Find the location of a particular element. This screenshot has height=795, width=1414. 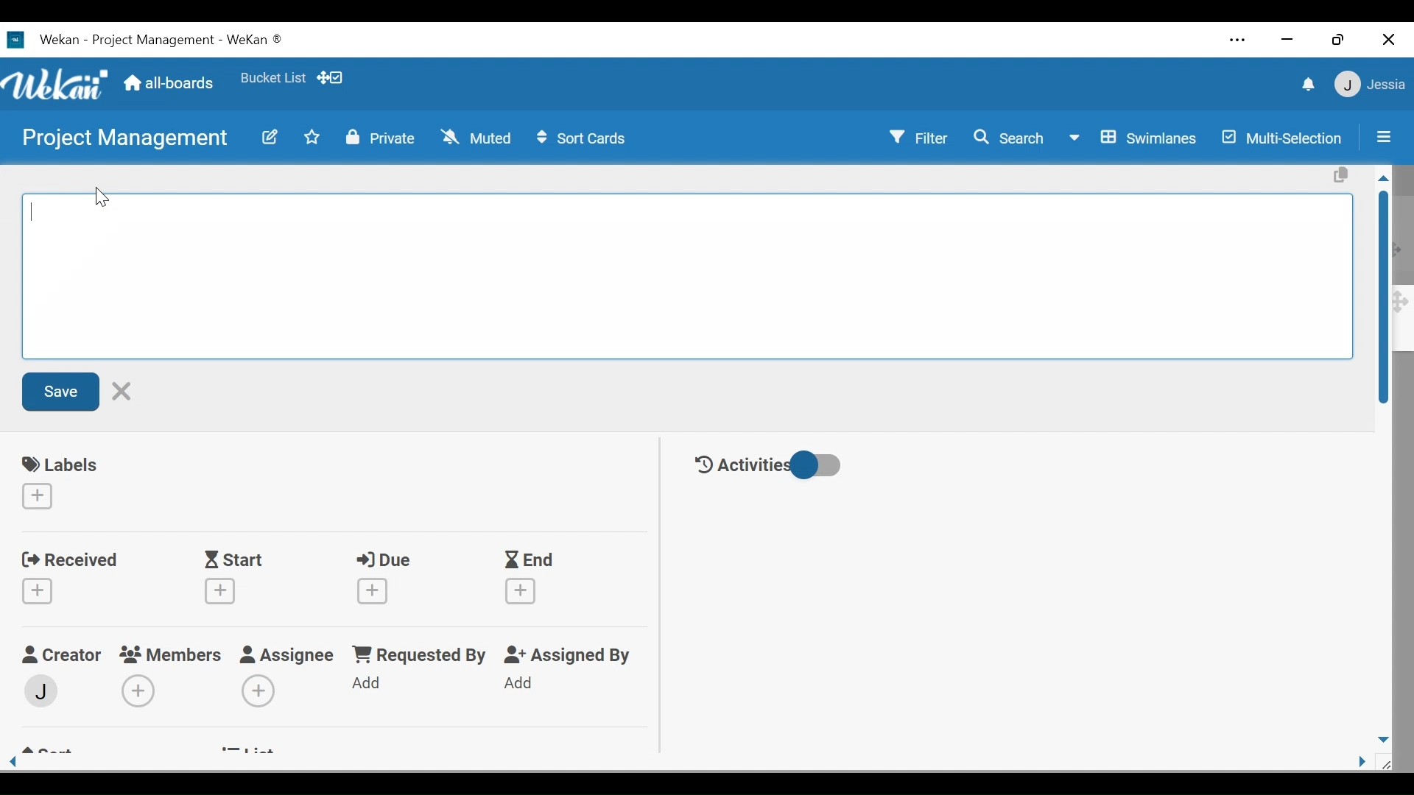

End Date is located at coordinates (531, 559).